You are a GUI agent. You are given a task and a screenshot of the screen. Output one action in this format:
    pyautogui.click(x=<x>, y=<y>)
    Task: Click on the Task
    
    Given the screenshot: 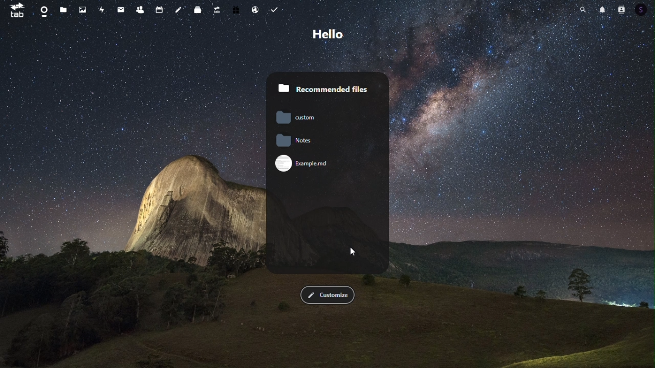 What is the action you would take?
    pyautogui.click(x=278, y=11)
    